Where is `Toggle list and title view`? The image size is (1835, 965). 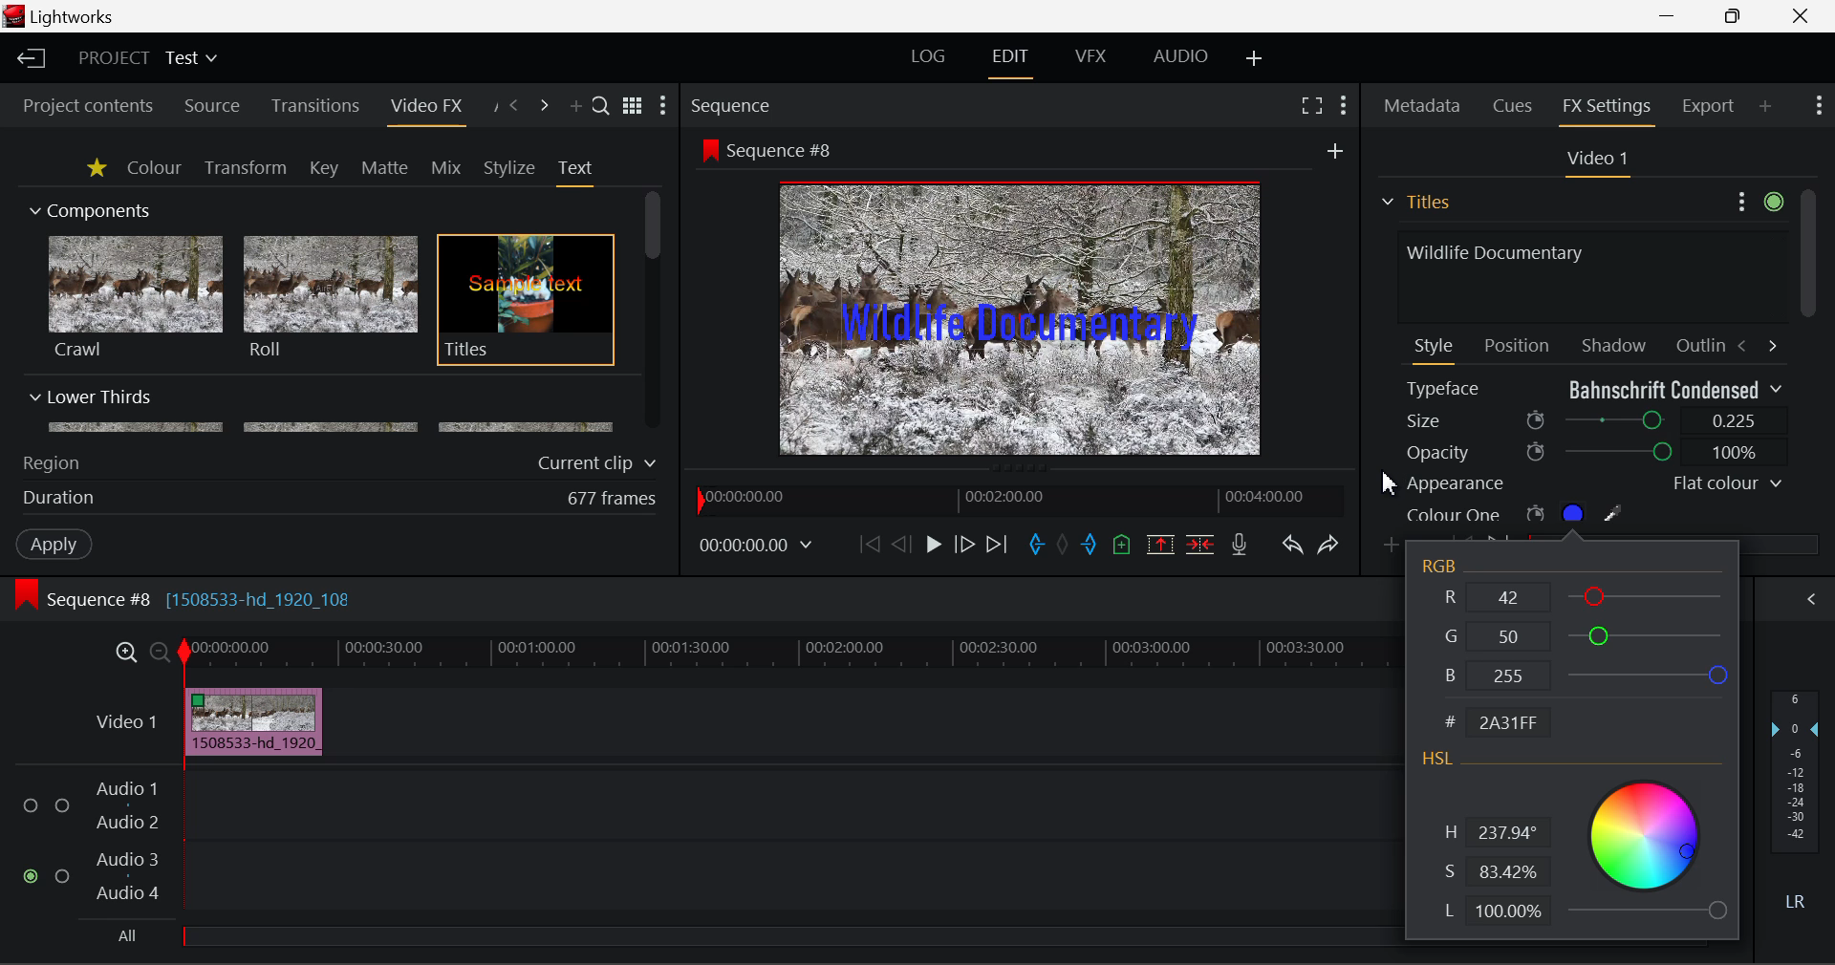
Toggle list and title view is located at coordinates (635, 106).